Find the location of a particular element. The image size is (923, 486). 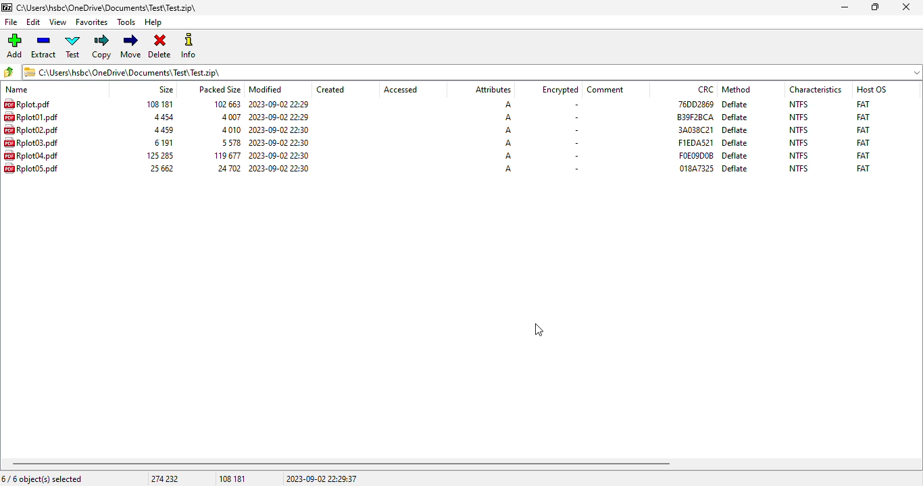

.zip archive is located at coordinates (106, 7).